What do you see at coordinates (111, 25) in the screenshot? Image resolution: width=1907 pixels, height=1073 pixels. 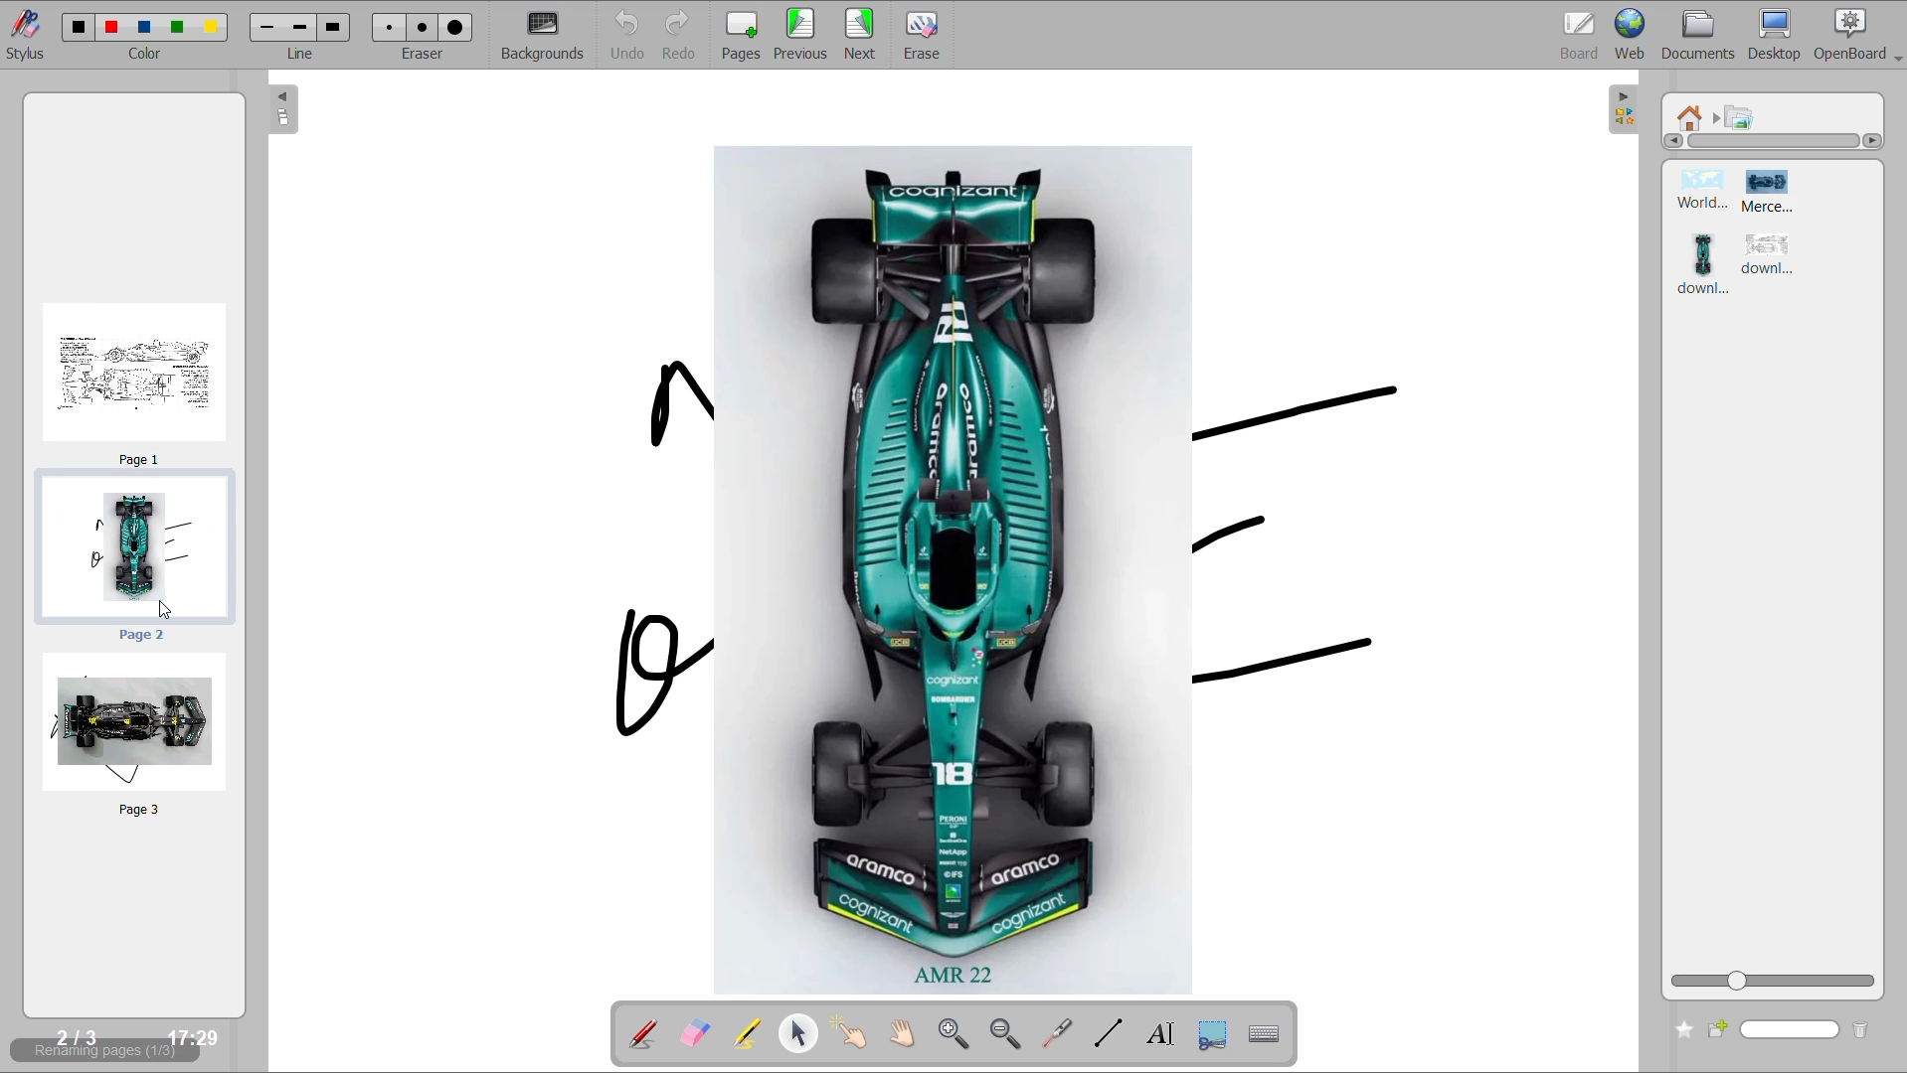 I see `color 2` at bounding box center [111, 25].